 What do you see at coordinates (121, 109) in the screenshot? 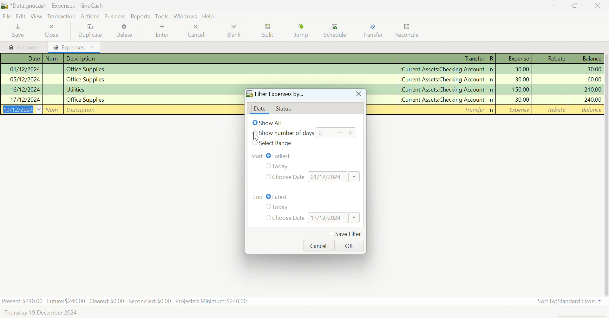
I see `New Entry Field` at bounding box center [121, 109].